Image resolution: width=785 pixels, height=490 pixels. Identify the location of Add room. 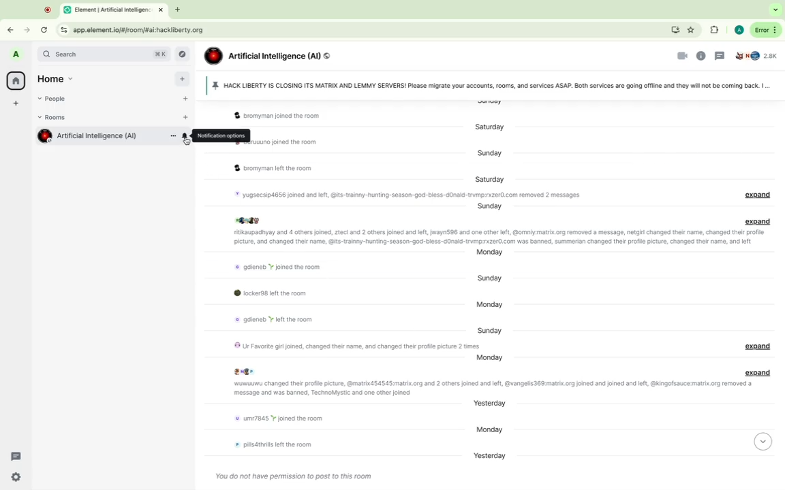
(187, 118).